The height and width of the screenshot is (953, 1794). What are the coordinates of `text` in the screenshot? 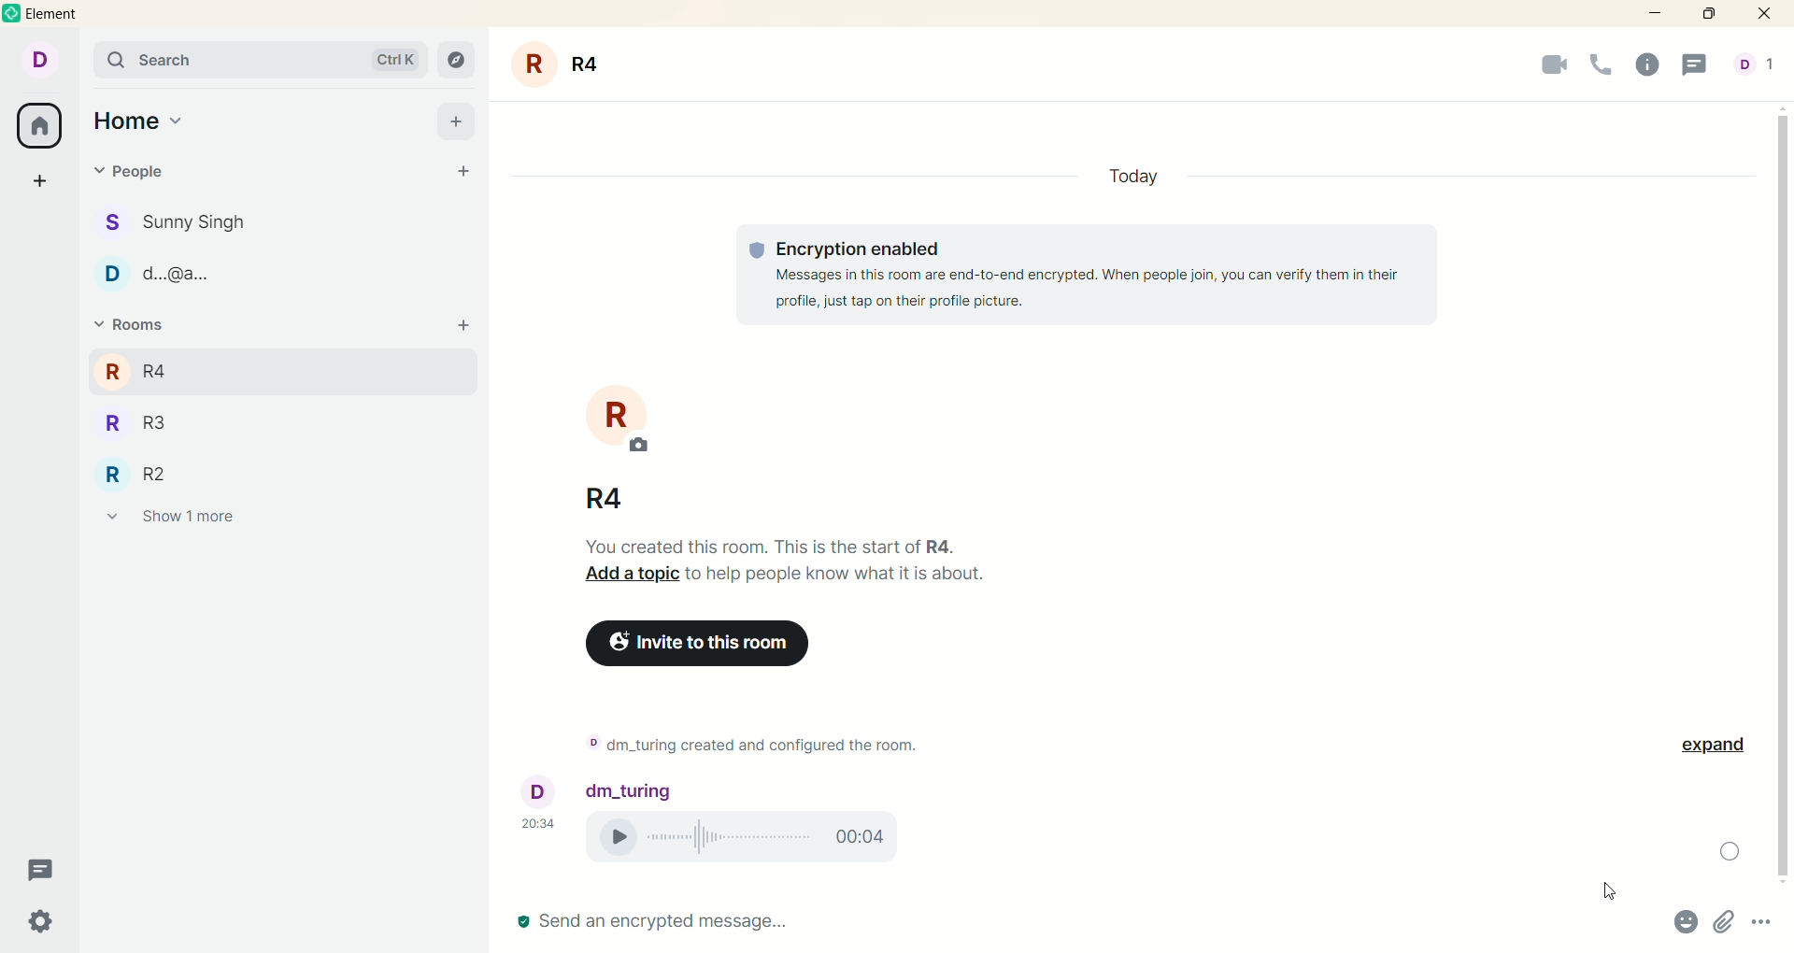 It's located at (754, 835).